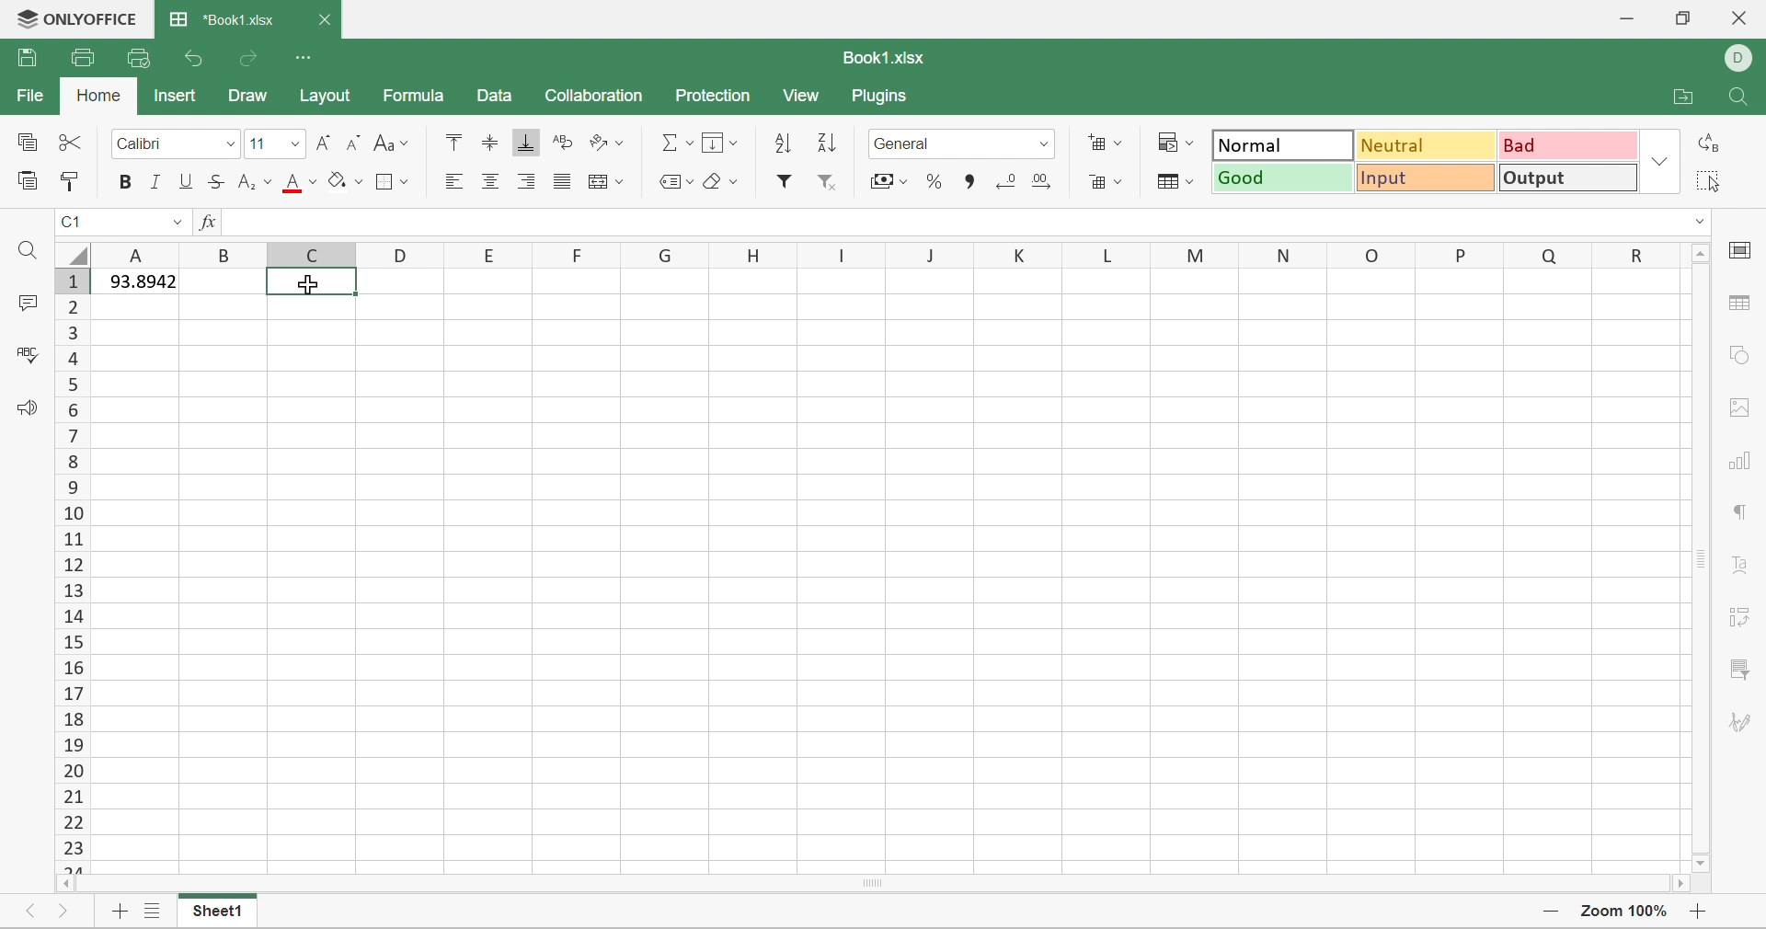 The width and height of the screenshot is (1766, 929). I want to click on Decrement font size, so click(352, 141).